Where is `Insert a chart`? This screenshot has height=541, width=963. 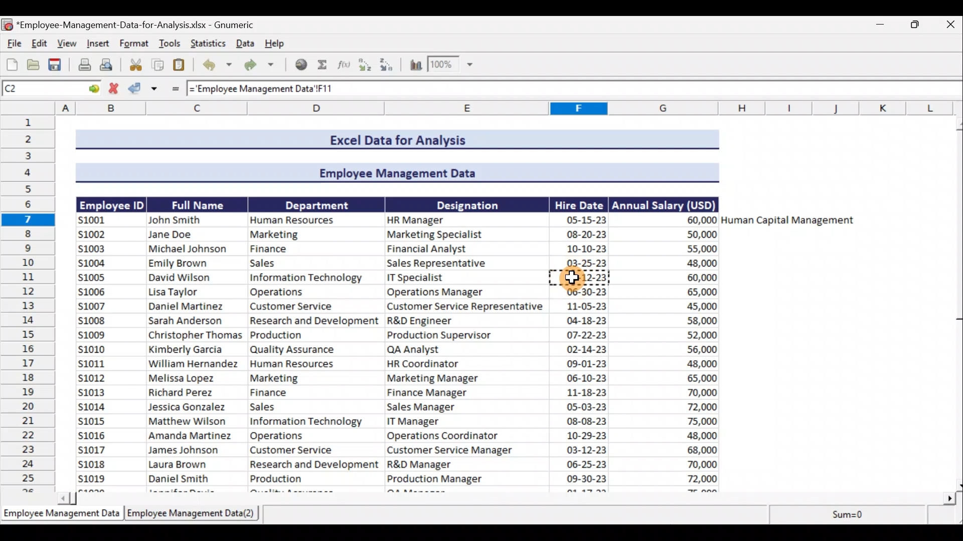 Insert a chart is located at coordinates (416, 65).